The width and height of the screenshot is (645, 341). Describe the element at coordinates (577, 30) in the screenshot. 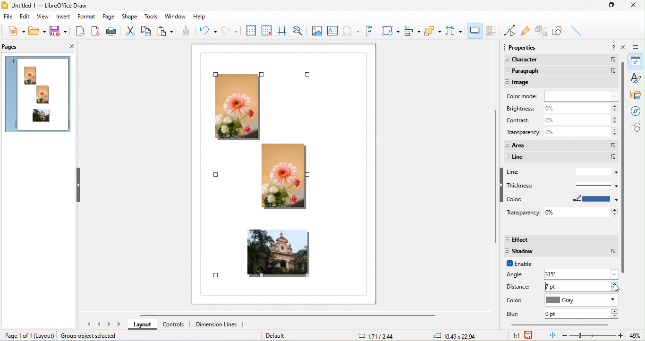

I see `insert line` at that location.